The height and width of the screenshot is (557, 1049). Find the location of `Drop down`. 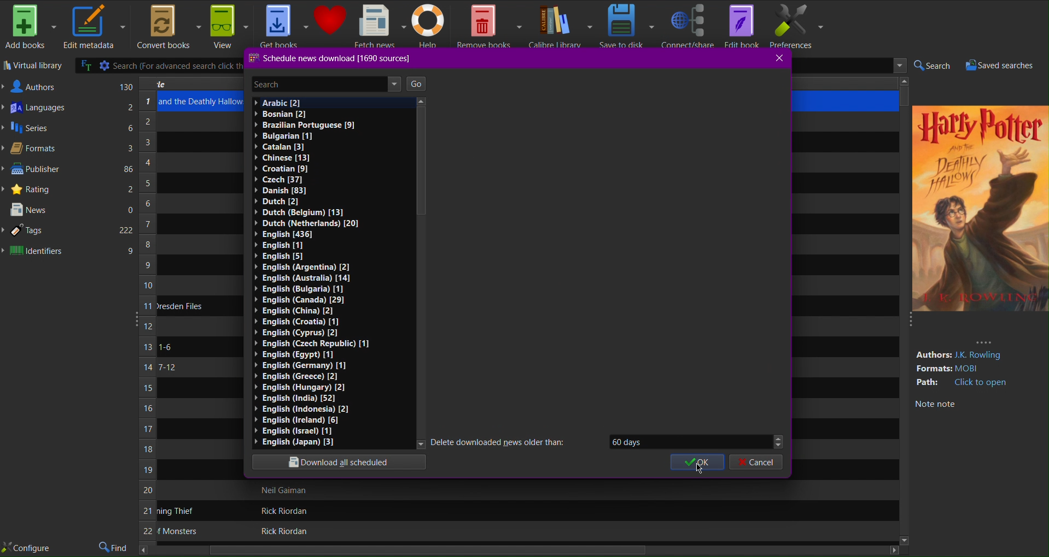

Drop down is located at coordinates (778, 441).